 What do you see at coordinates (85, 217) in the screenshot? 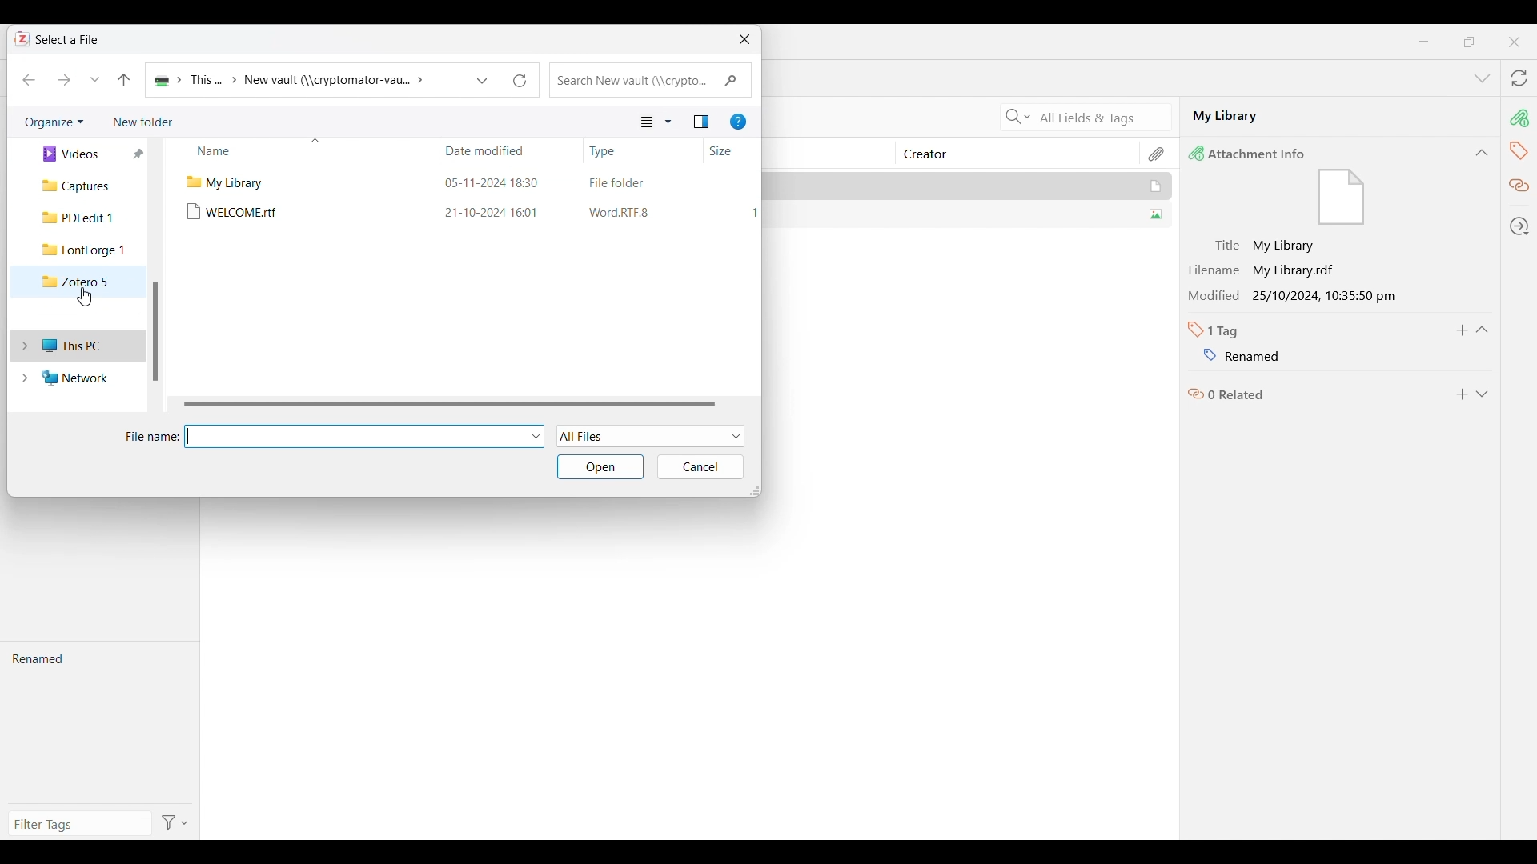
I see `PDFedit 1 folder` at bounding box center [85, 217].